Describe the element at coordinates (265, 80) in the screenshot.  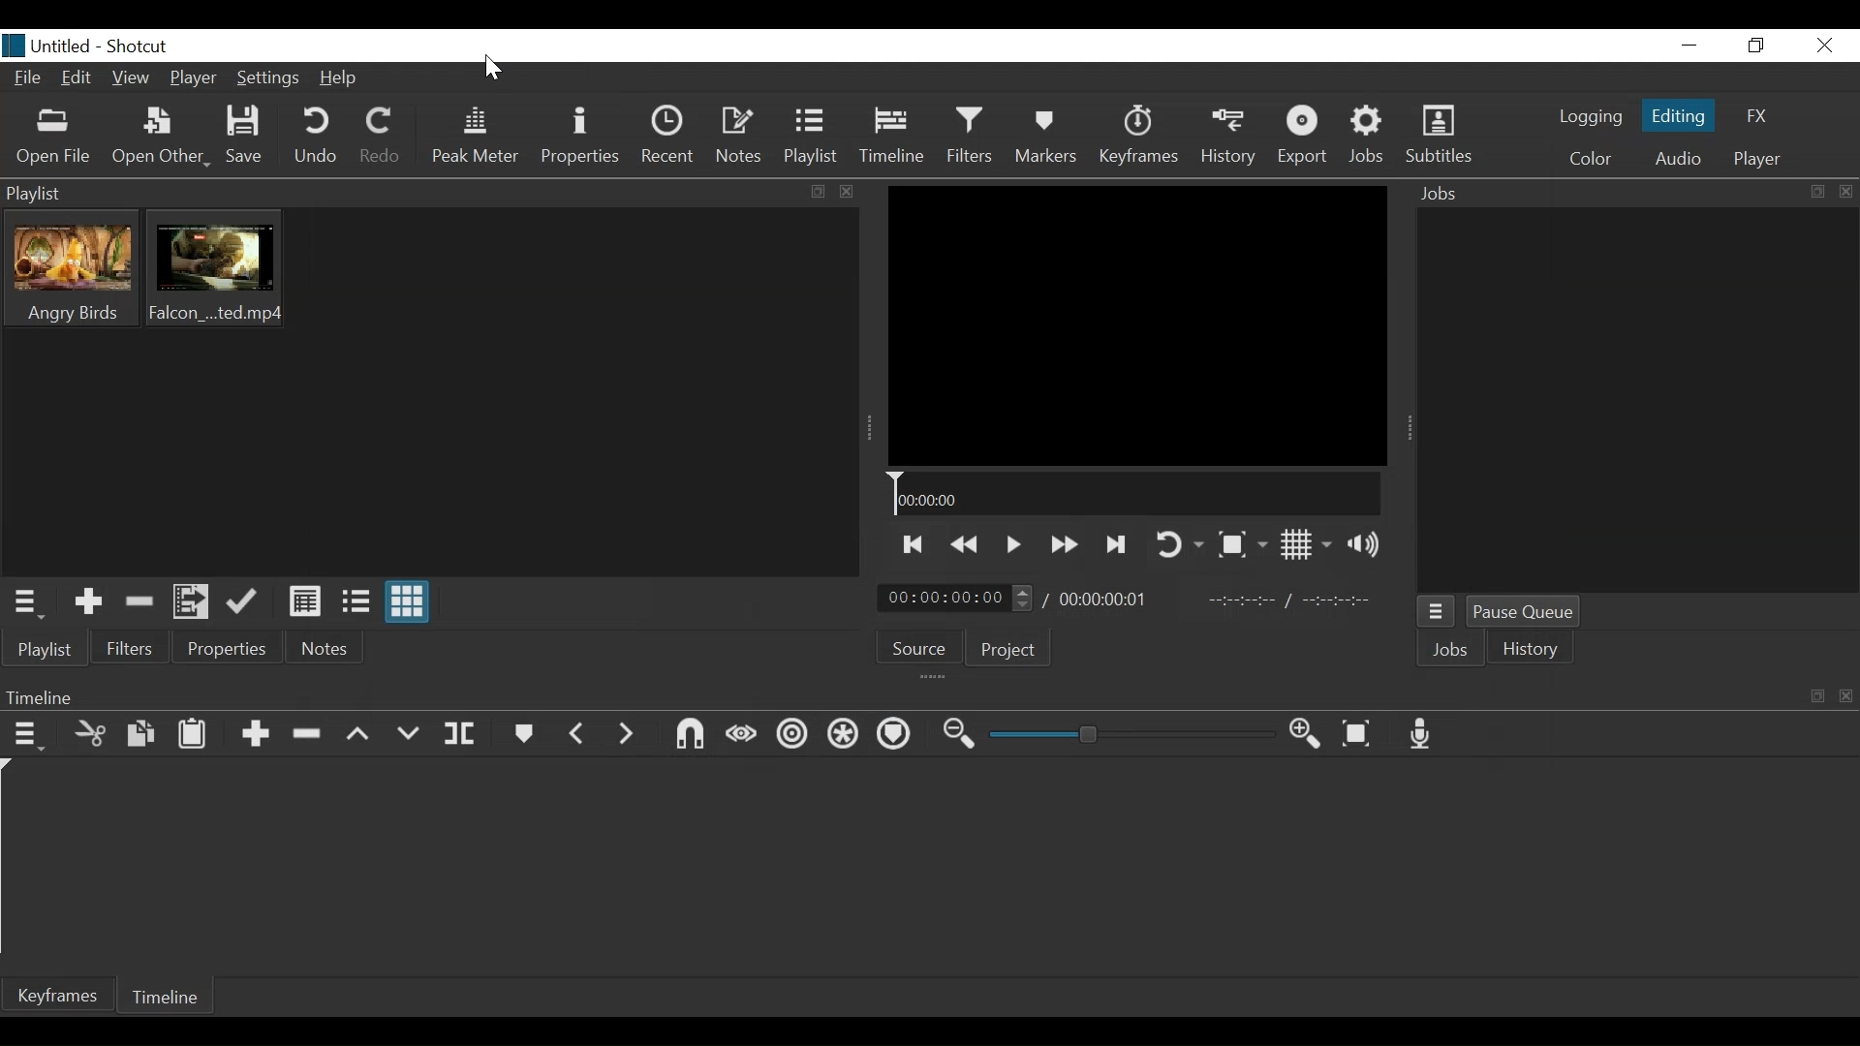
I see `Settings` at that location.